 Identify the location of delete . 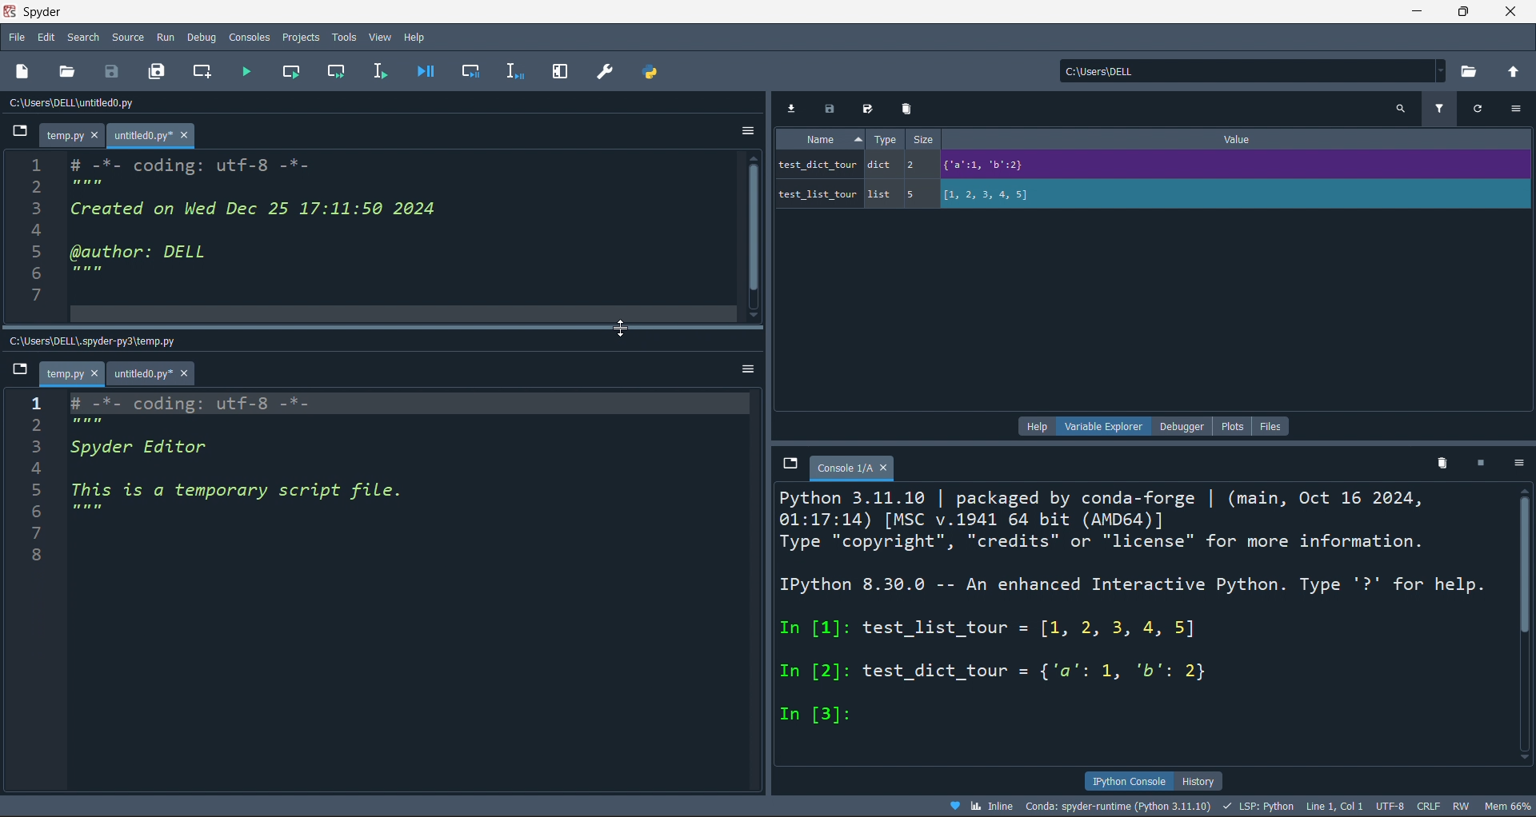
(906, 109).